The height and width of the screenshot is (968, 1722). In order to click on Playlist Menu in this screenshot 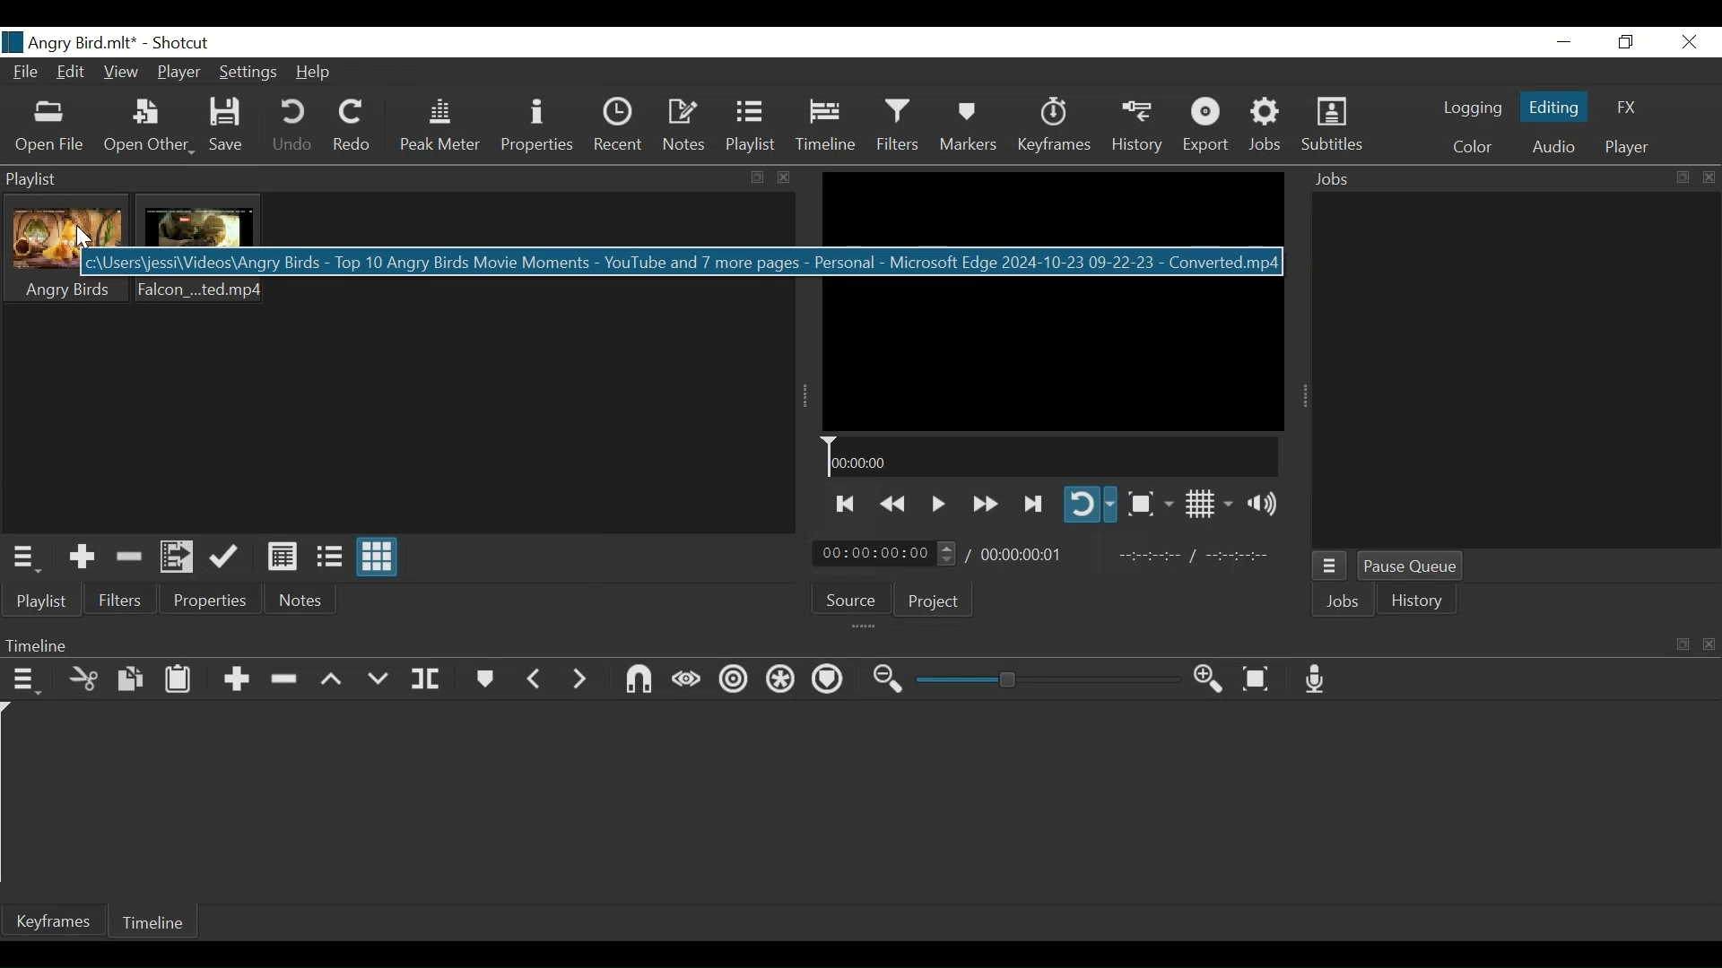, I will do `click(30, 558)`.